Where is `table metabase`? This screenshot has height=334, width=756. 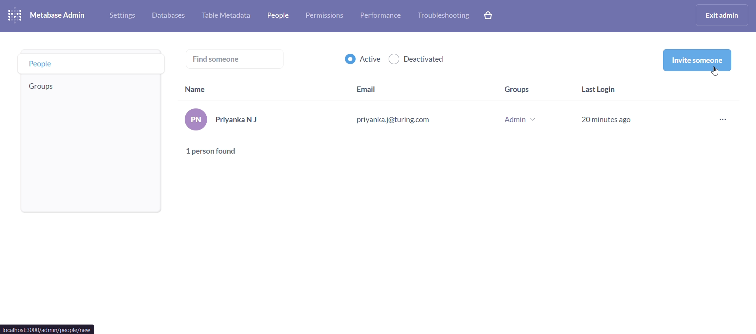
table metabase is located at coordinates (226, 16).